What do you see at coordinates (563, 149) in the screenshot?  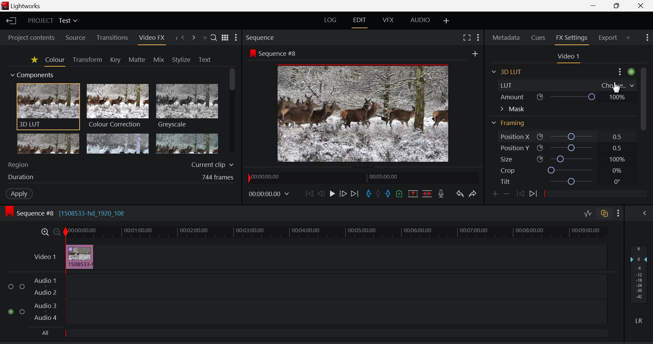 I see `Position Y` at bounding box center [563, 149].